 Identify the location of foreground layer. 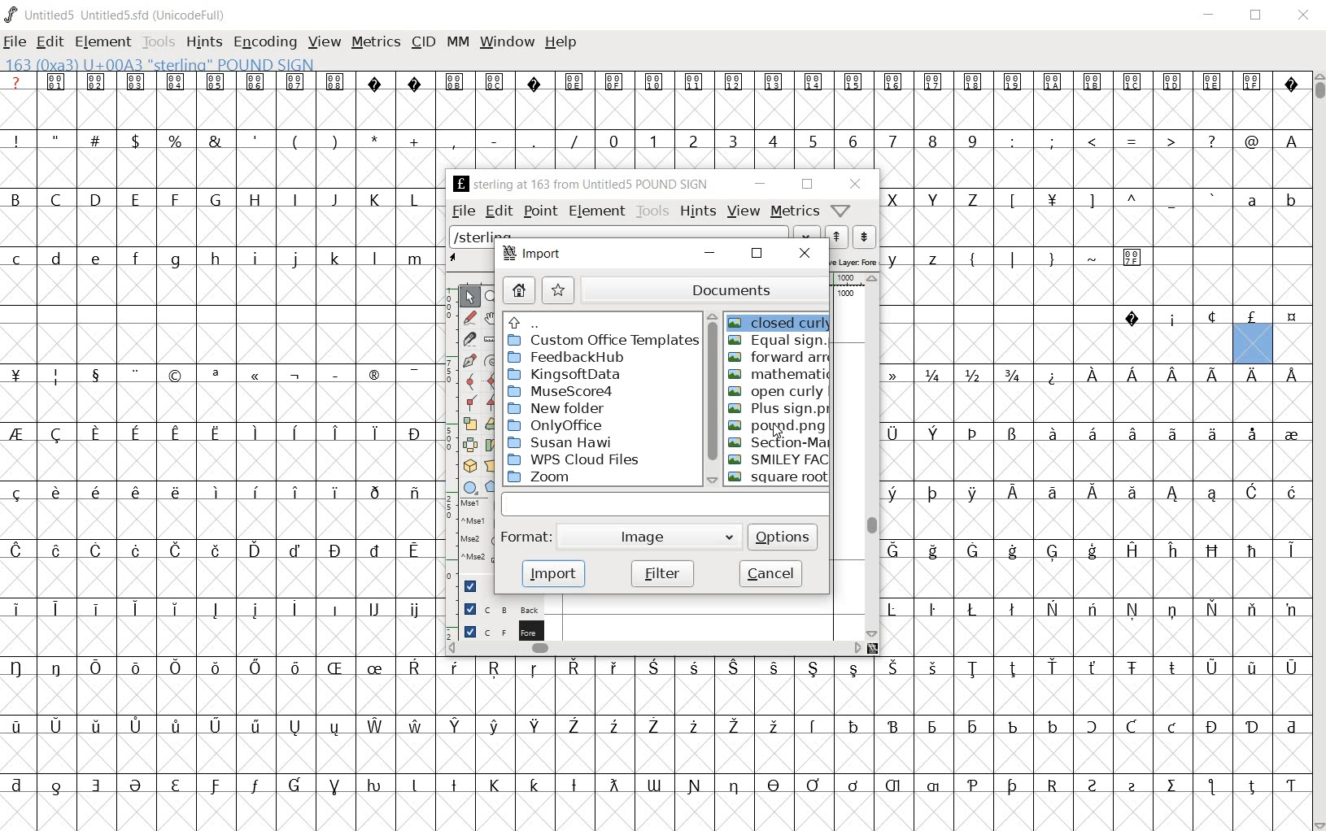
(496, 630).